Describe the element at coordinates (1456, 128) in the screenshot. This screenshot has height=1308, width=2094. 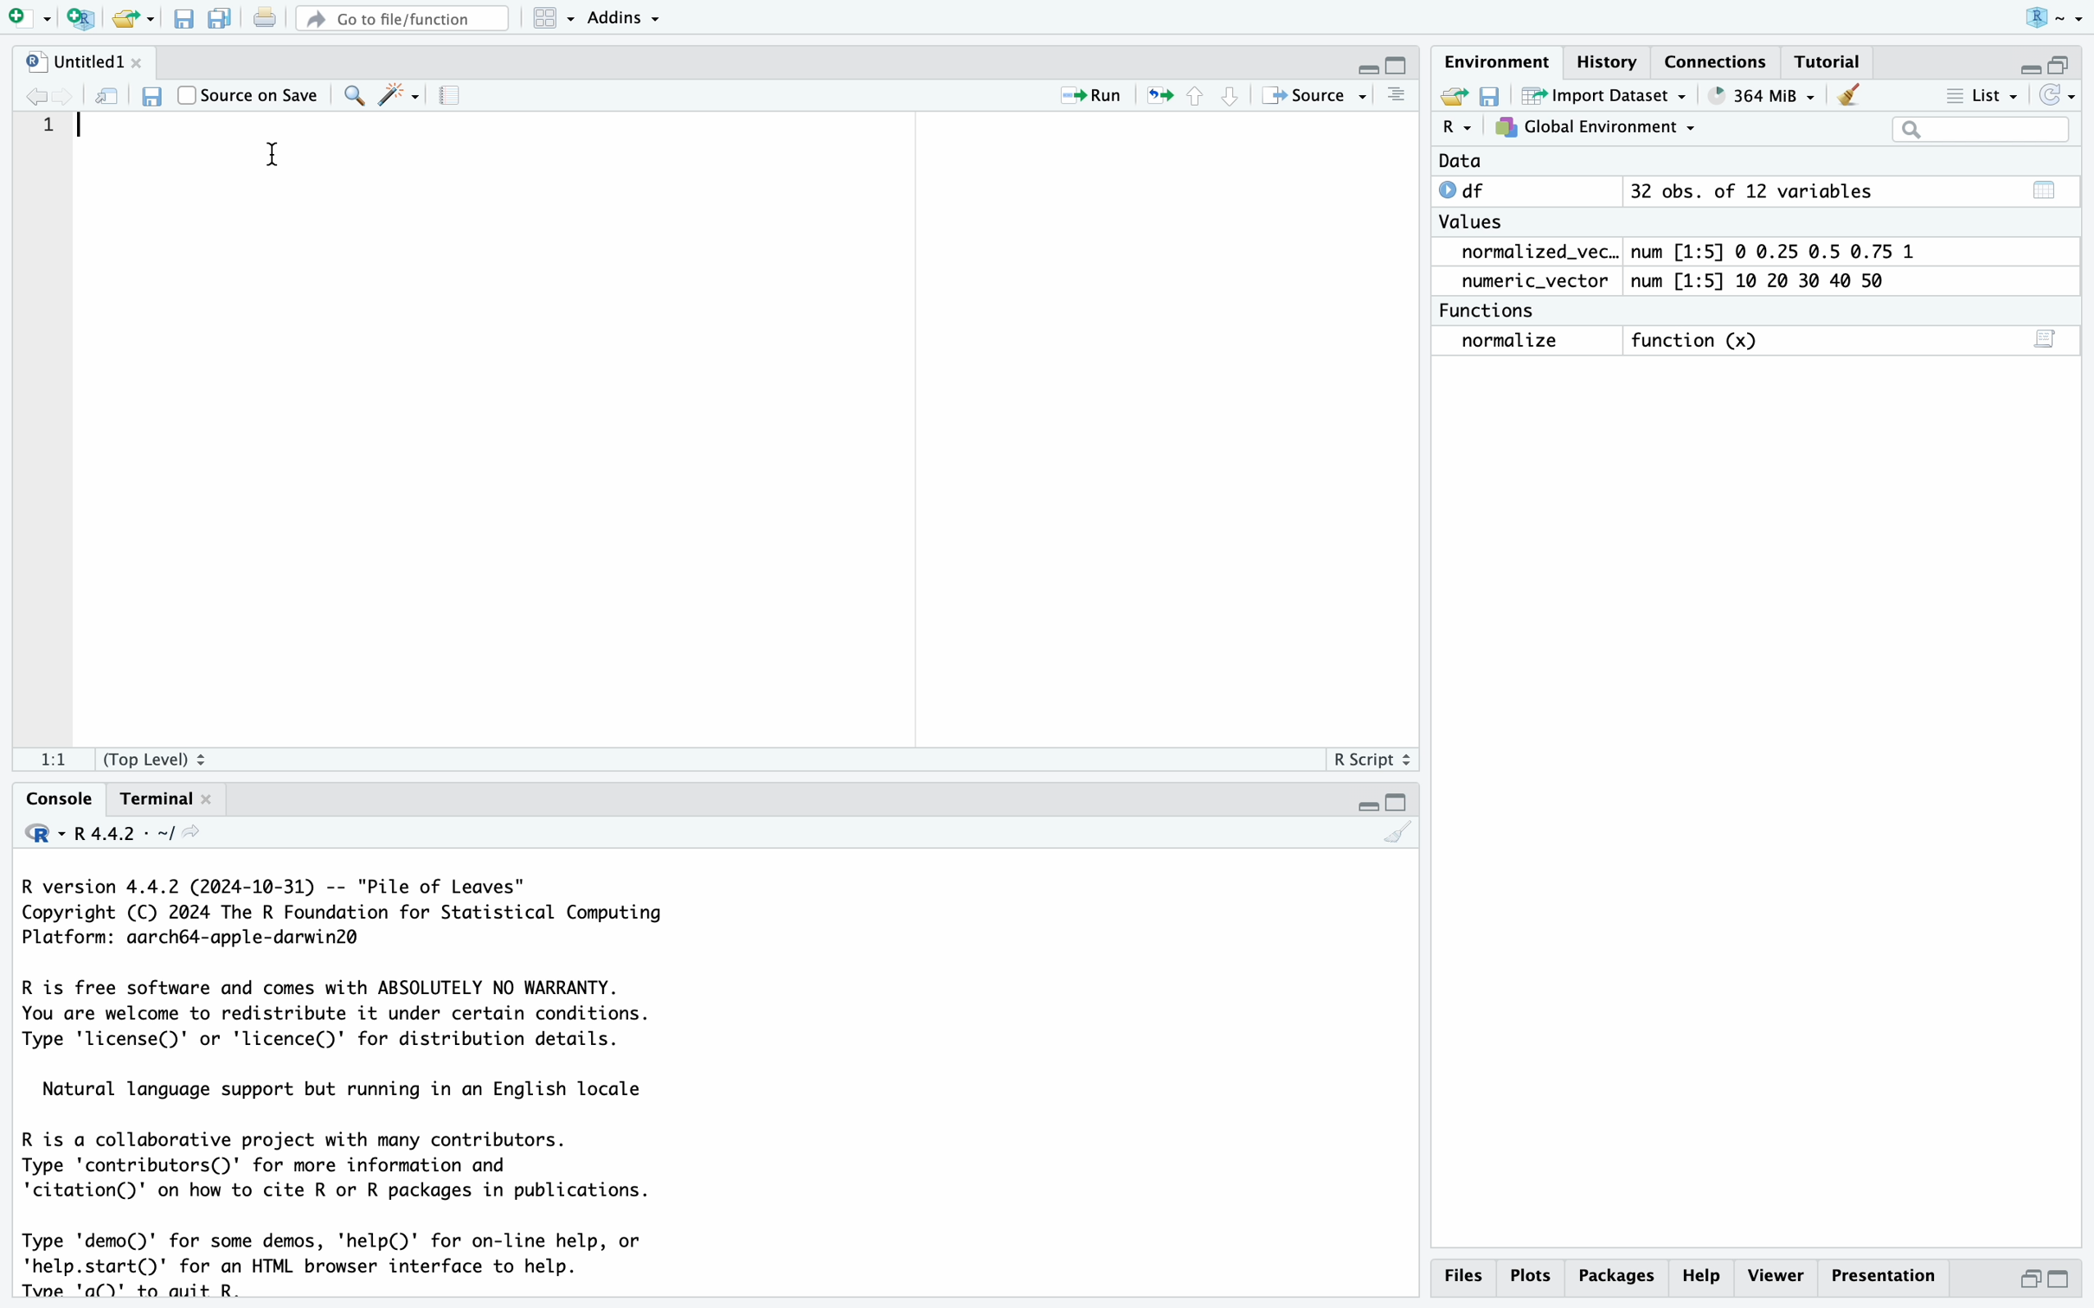
I see `R` at that location.